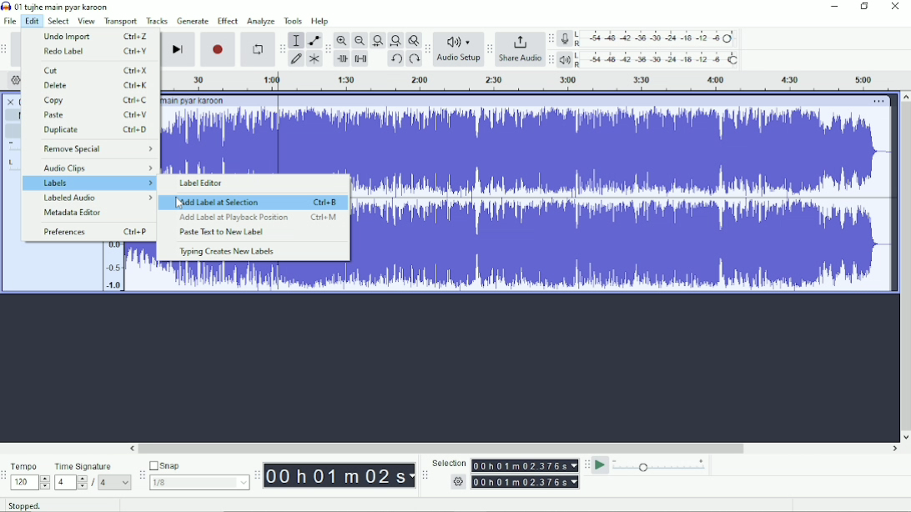  What do you see at coordinates (425, 475) in the screenshot?
I see `Audacity selection toolbar` at bounding box center [425, 475].